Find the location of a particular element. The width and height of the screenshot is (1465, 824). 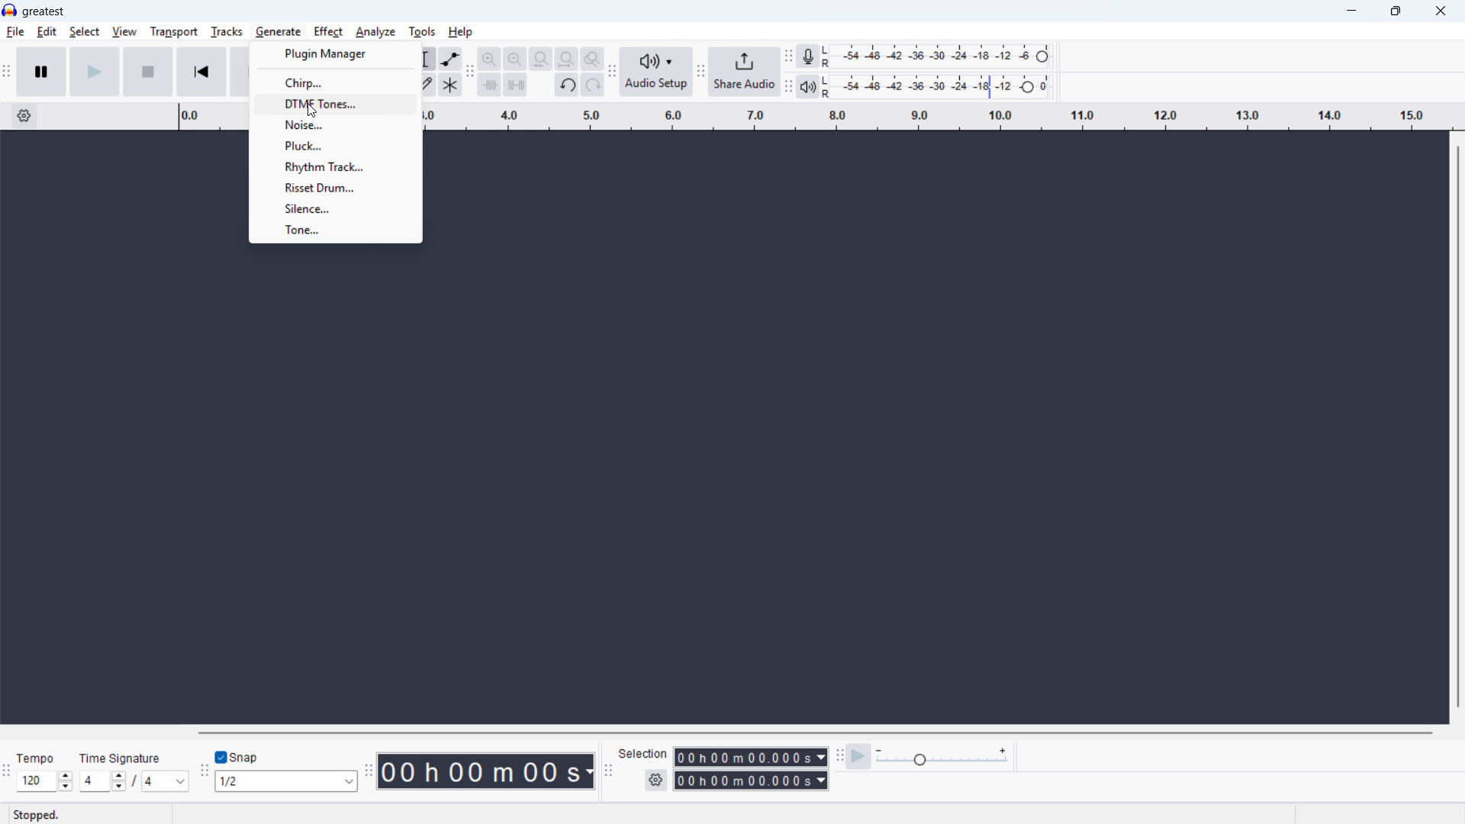

Set time signature  is located at coordinates (134, 781).